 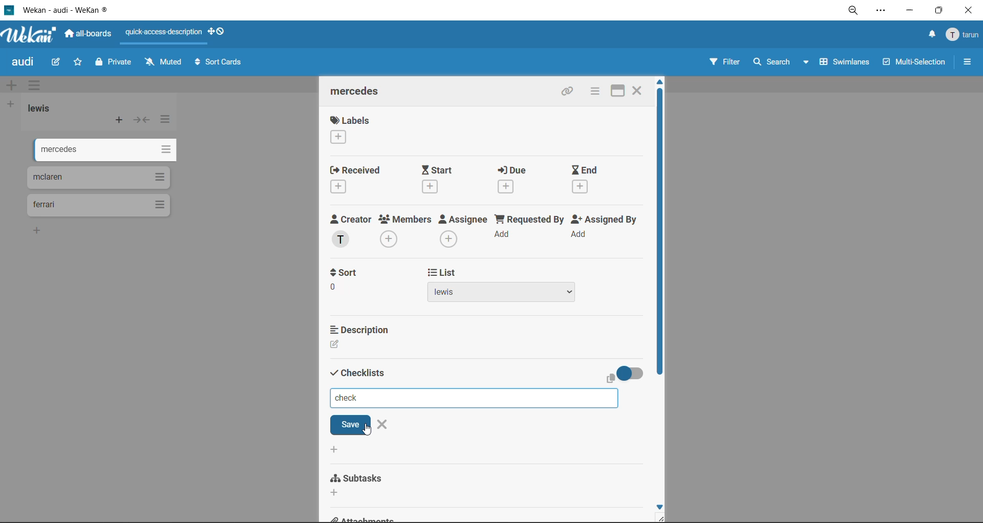 I want to click on muted, so click(x=163, y=62).